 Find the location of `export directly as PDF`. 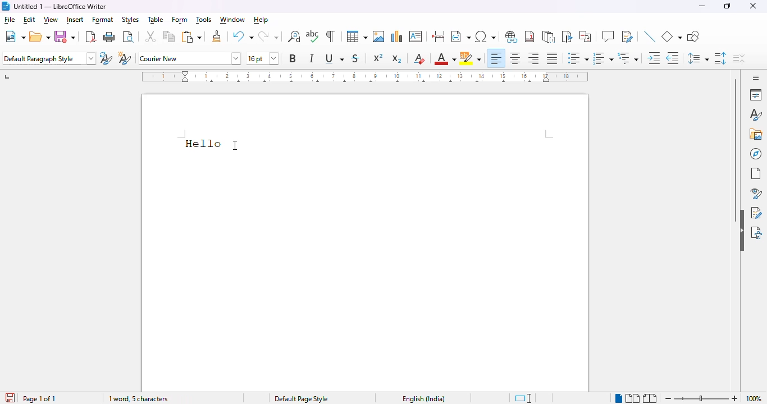

export directly as PDF is located at coordinates (91, 36).